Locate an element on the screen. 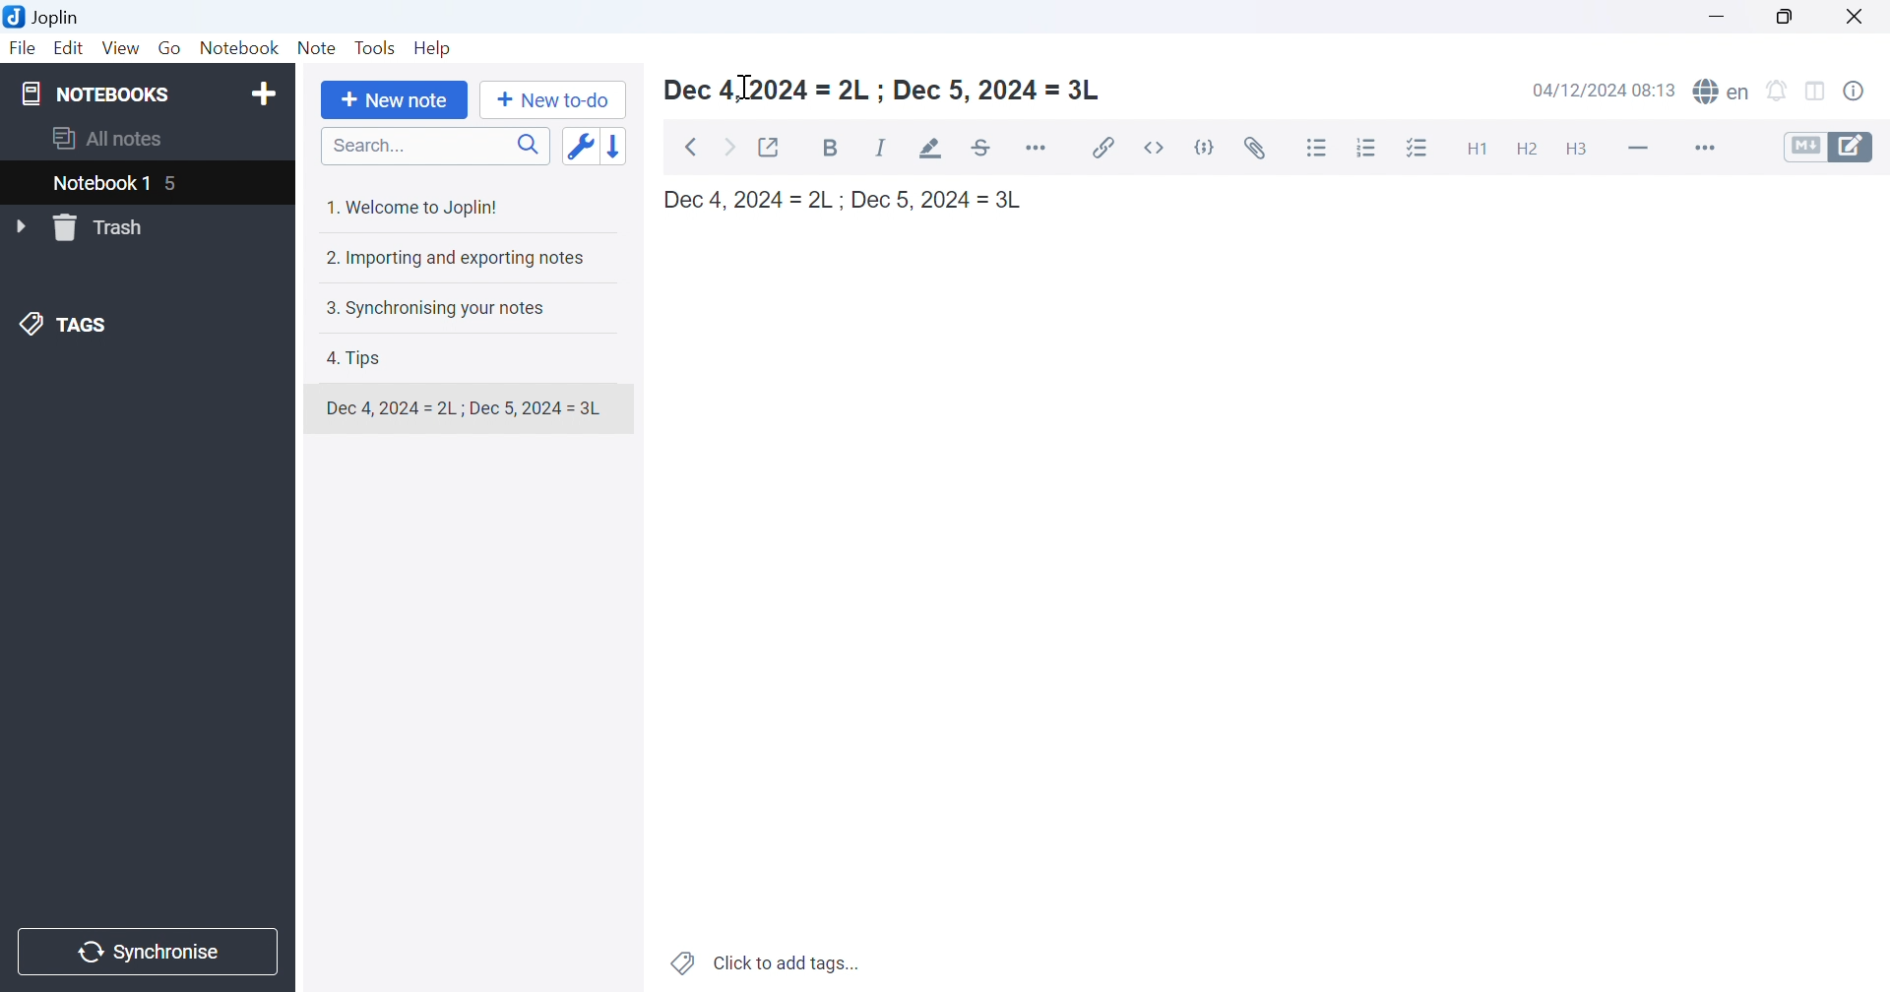  Dec 4, 2024 = 2L ; Dec 5, 2024 = 3L is located at coordinates (464, 408).